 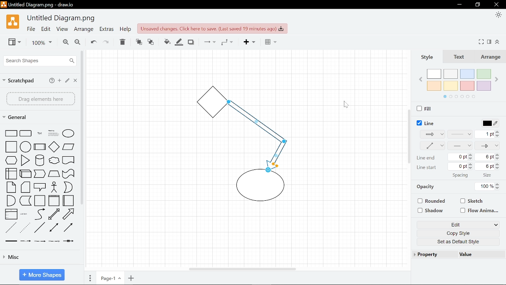 I want to click on minimize, so click(x=479, y=5).